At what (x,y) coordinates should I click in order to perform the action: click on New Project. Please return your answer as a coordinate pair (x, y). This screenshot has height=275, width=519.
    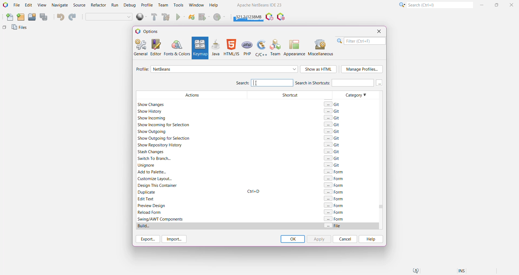
    Looking at the image, I should click on (21, 17).